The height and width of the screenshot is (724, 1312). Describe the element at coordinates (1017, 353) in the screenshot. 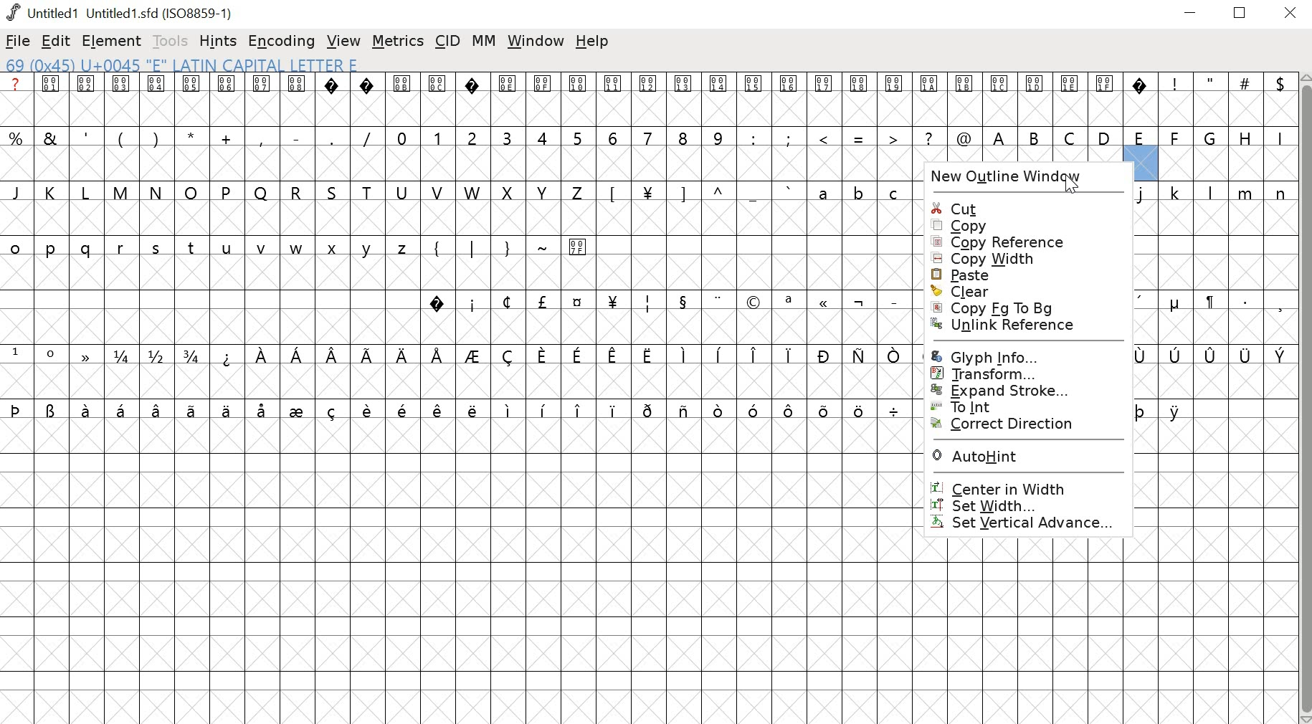

I see `GLYPH INFO` at that location.